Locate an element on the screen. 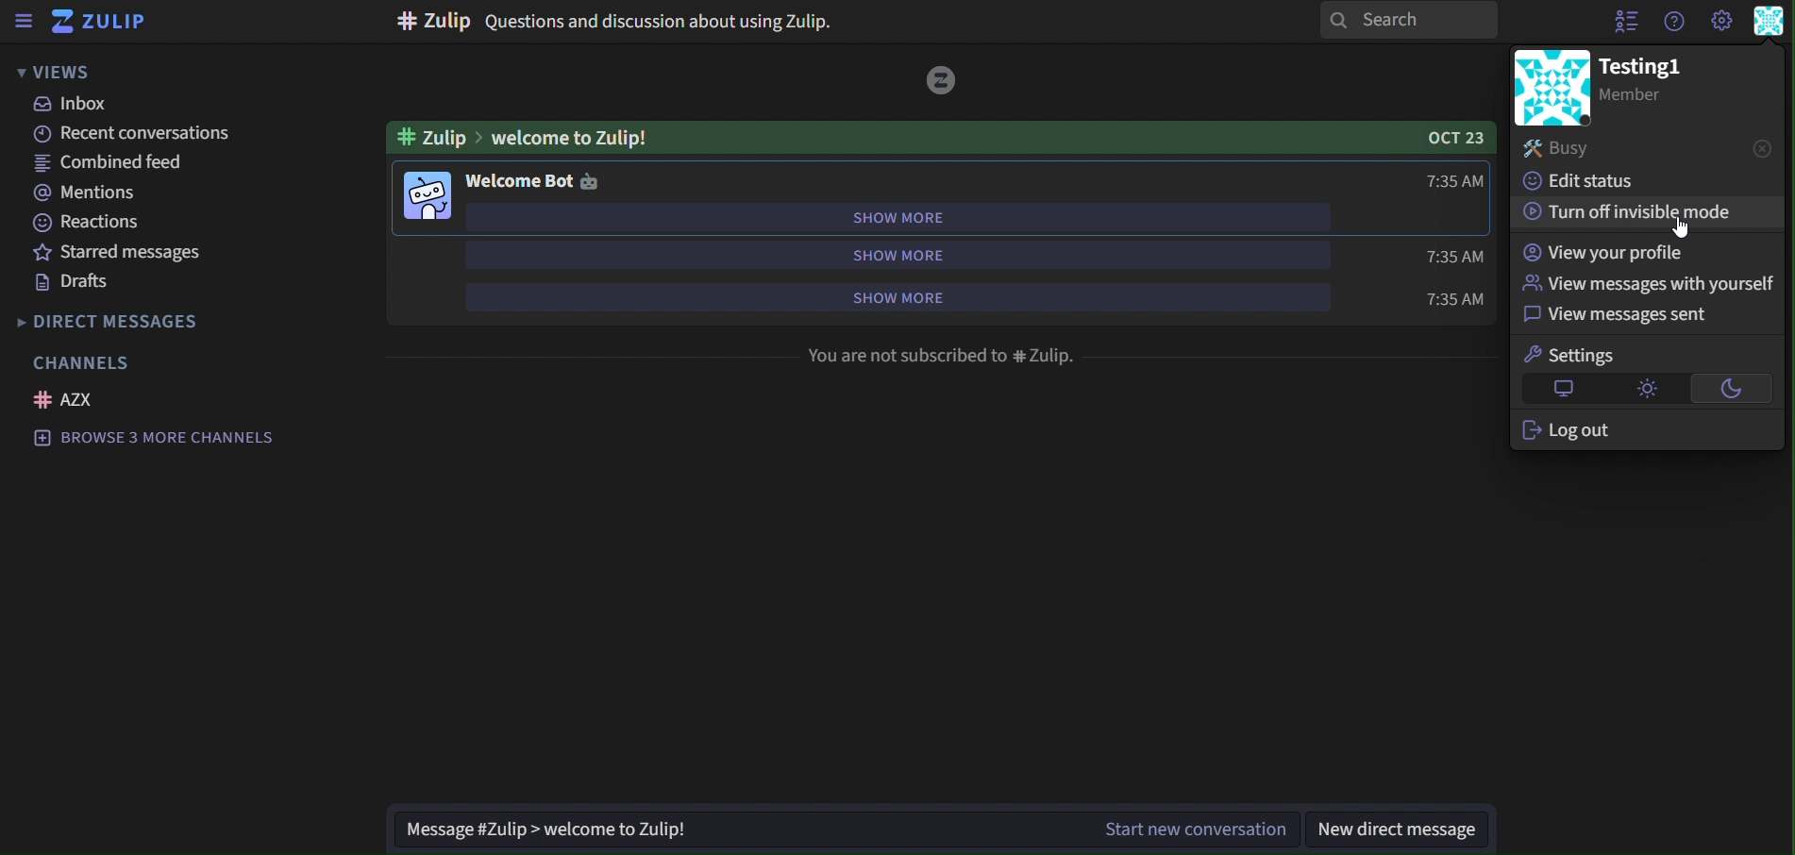 The height and width of the screenshot is (855, 1795). browse 3 more channels is located at coordinates (176, 437).